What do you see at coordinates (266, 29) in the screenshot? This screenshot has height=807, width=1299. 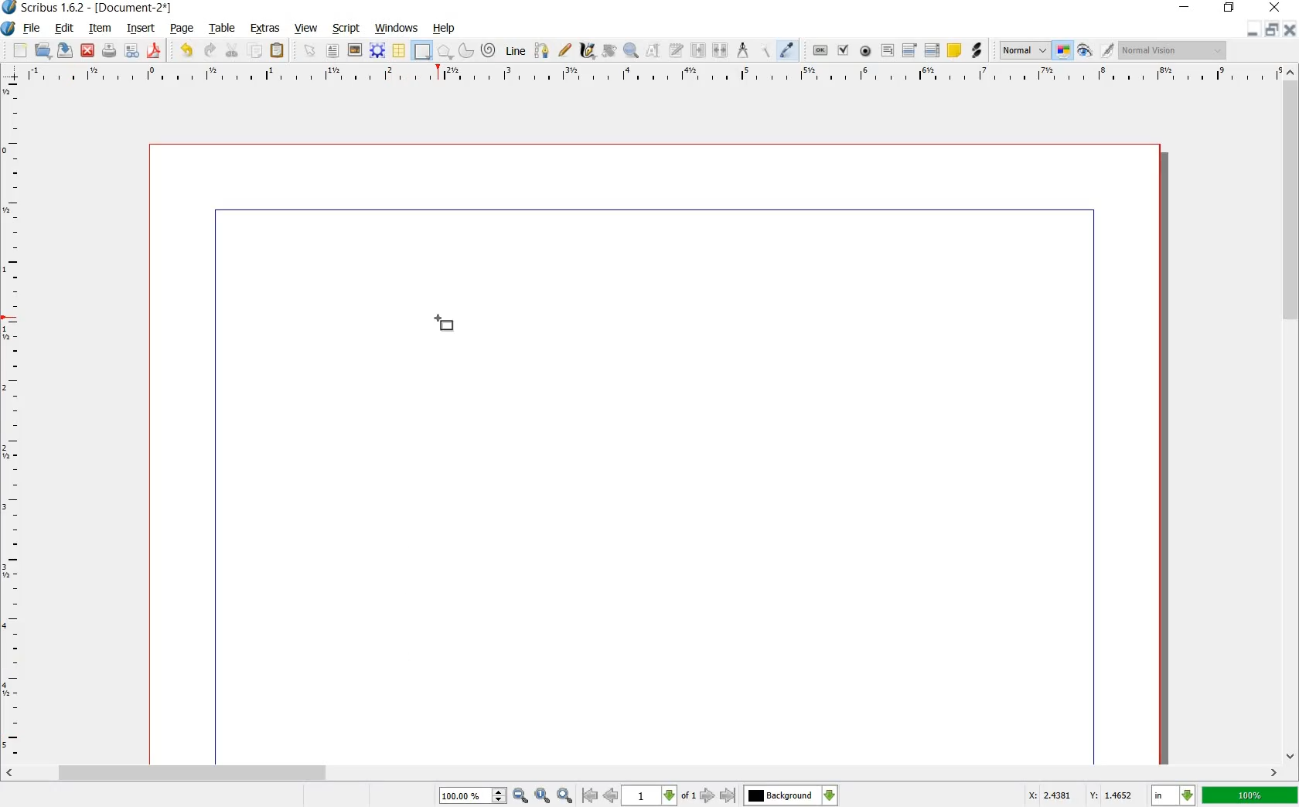 I see `EXTRAS` at bounding box center [266, 29].